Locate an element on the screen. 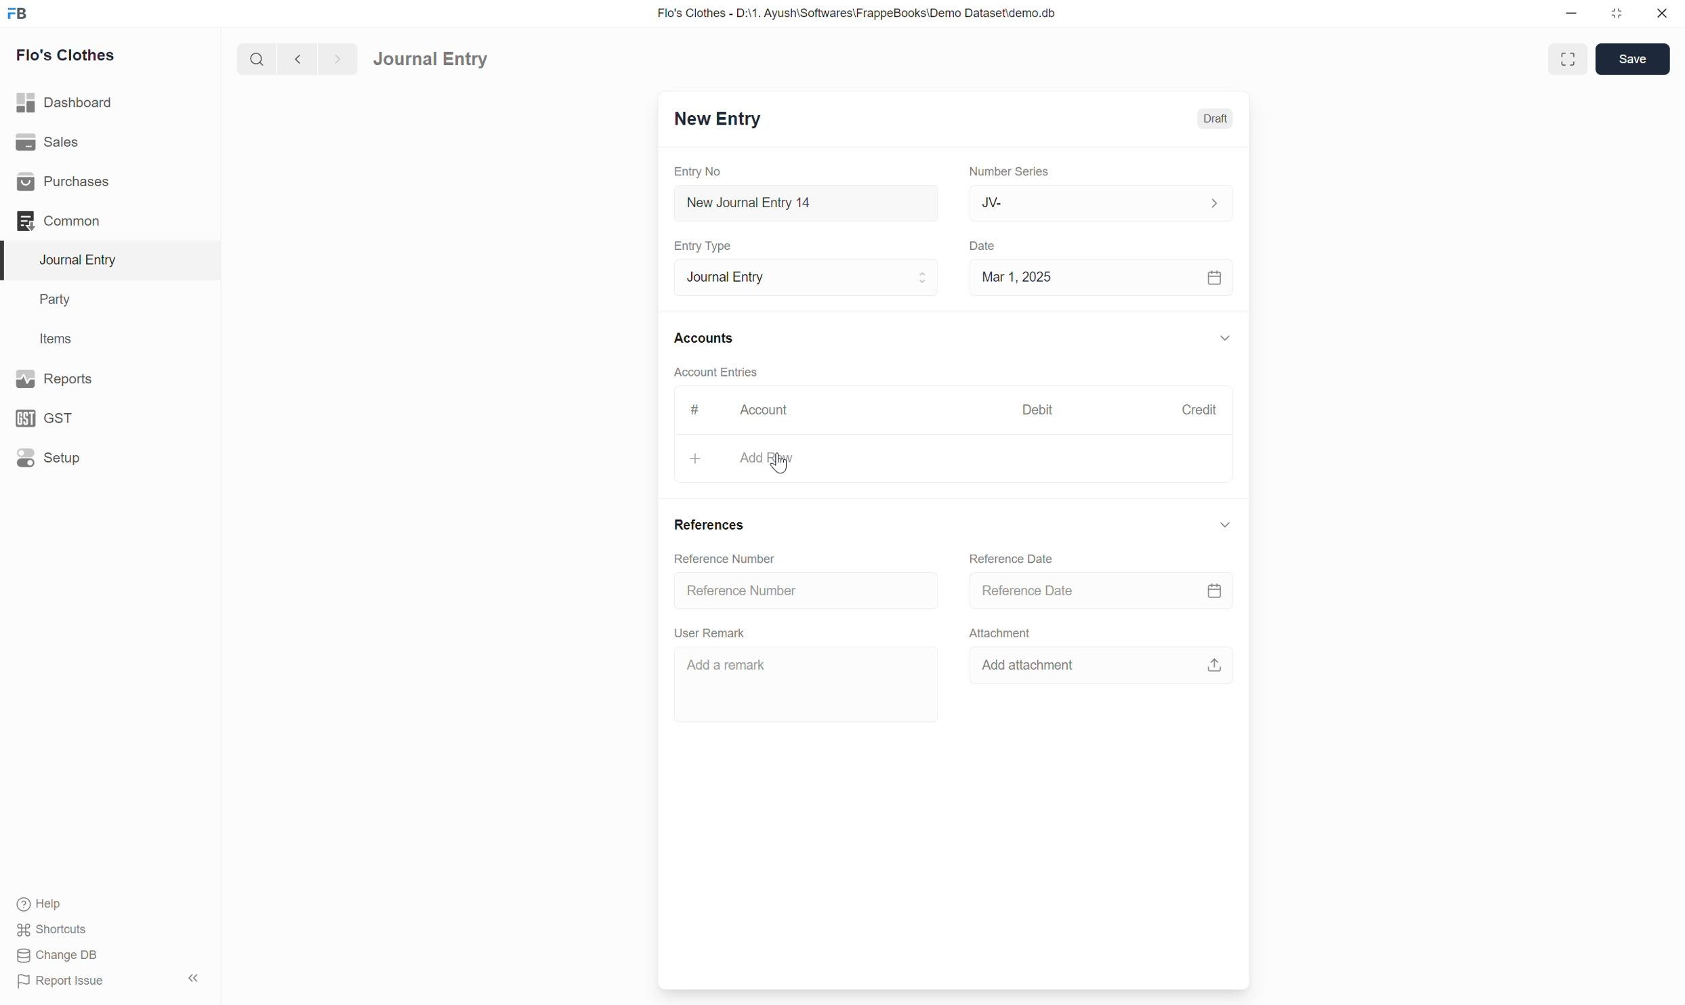  Flo's Clothes is located at coordinates (68, 55).